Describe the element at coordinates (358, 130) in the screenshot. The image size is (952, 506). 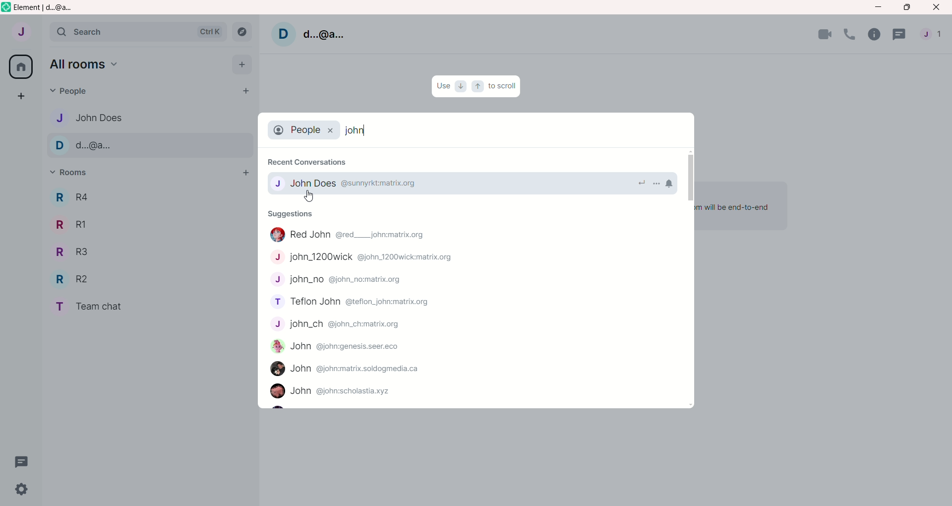
I see `john` at that location.